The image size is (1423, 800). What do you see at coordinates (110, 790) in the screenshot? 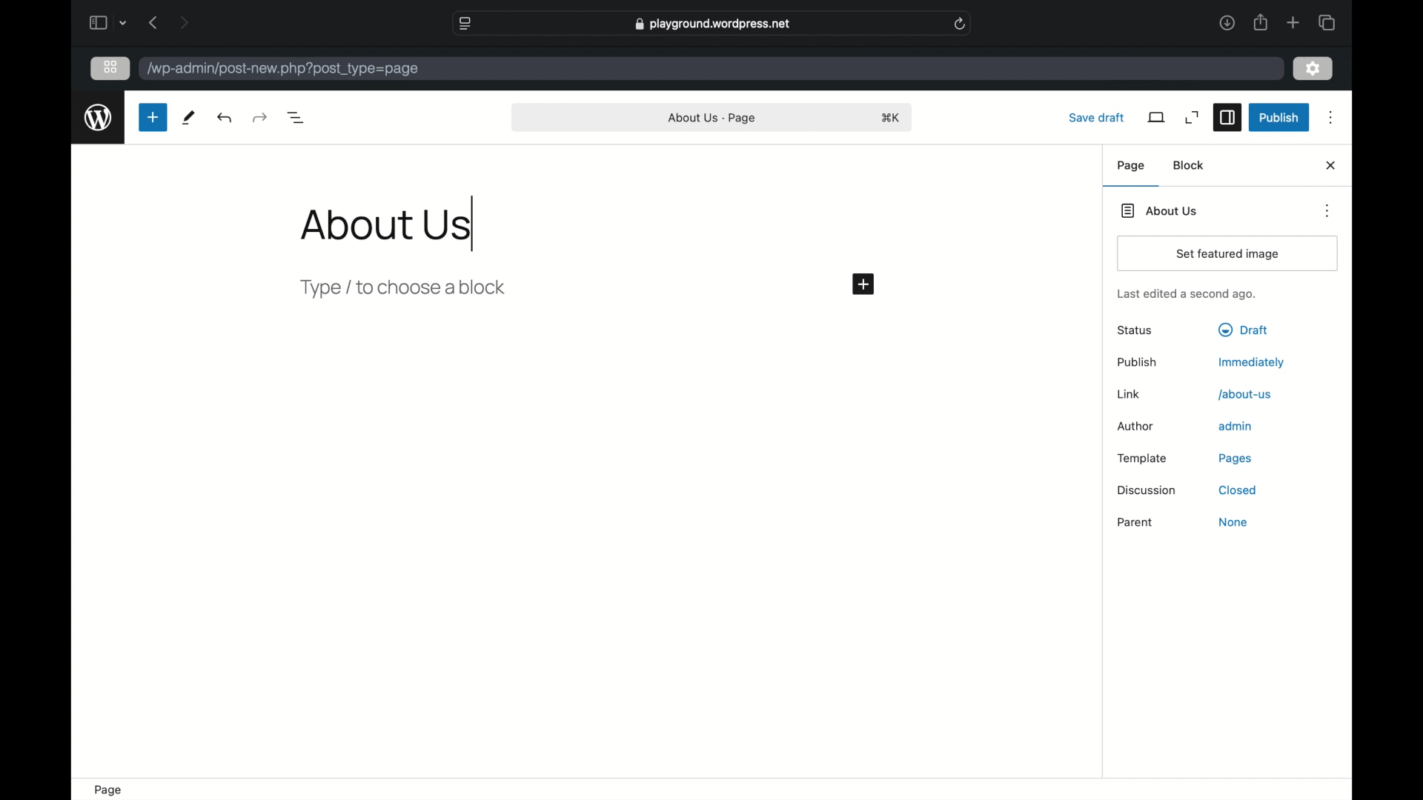
I see `page` at bounding box center [110, 790].